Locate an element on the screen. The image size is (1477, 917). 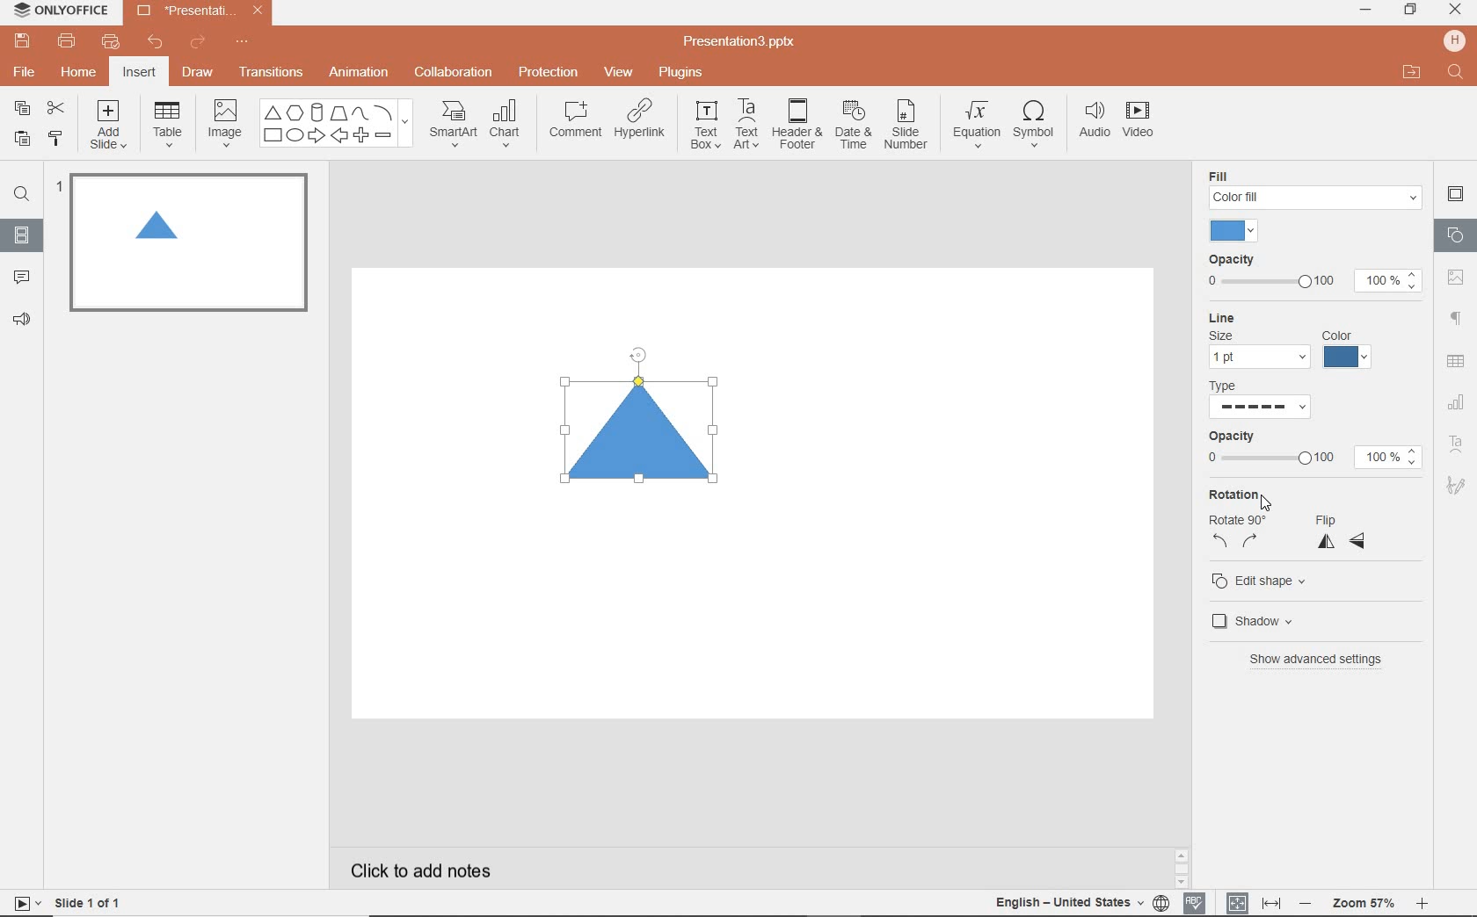
FIT TO WIDTH is located at coordinates (1270, 904).